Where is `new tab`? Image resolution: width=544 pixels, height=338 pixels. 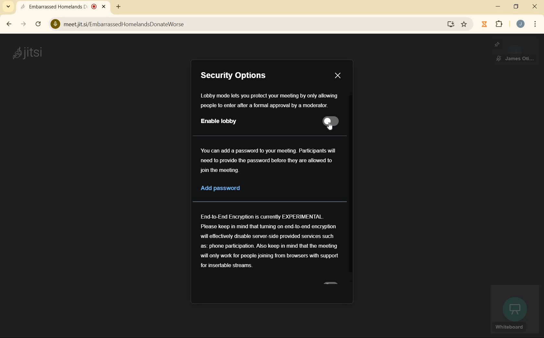
new tab is located at coordinates (118, 6).